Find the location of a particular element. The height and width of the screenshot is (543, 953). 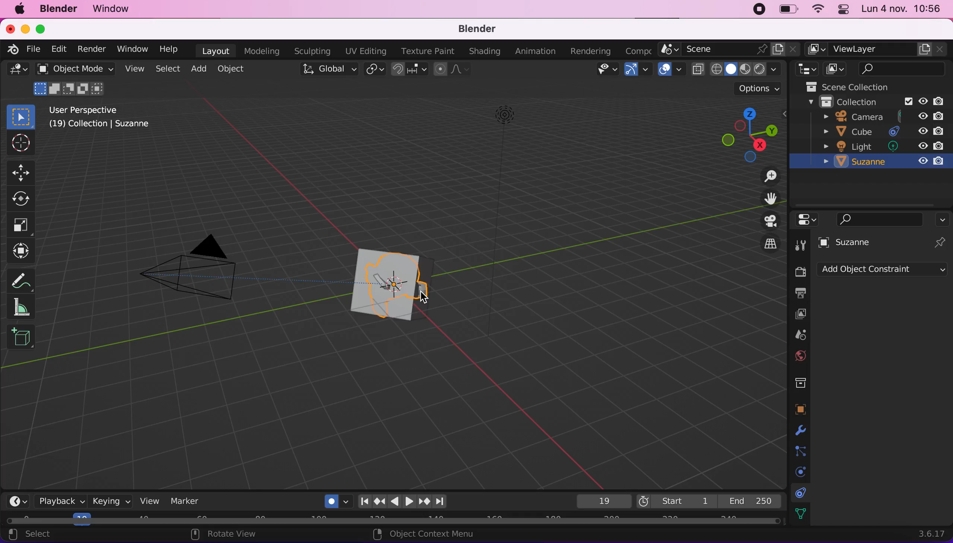

move is located at coordinates (21, 172).